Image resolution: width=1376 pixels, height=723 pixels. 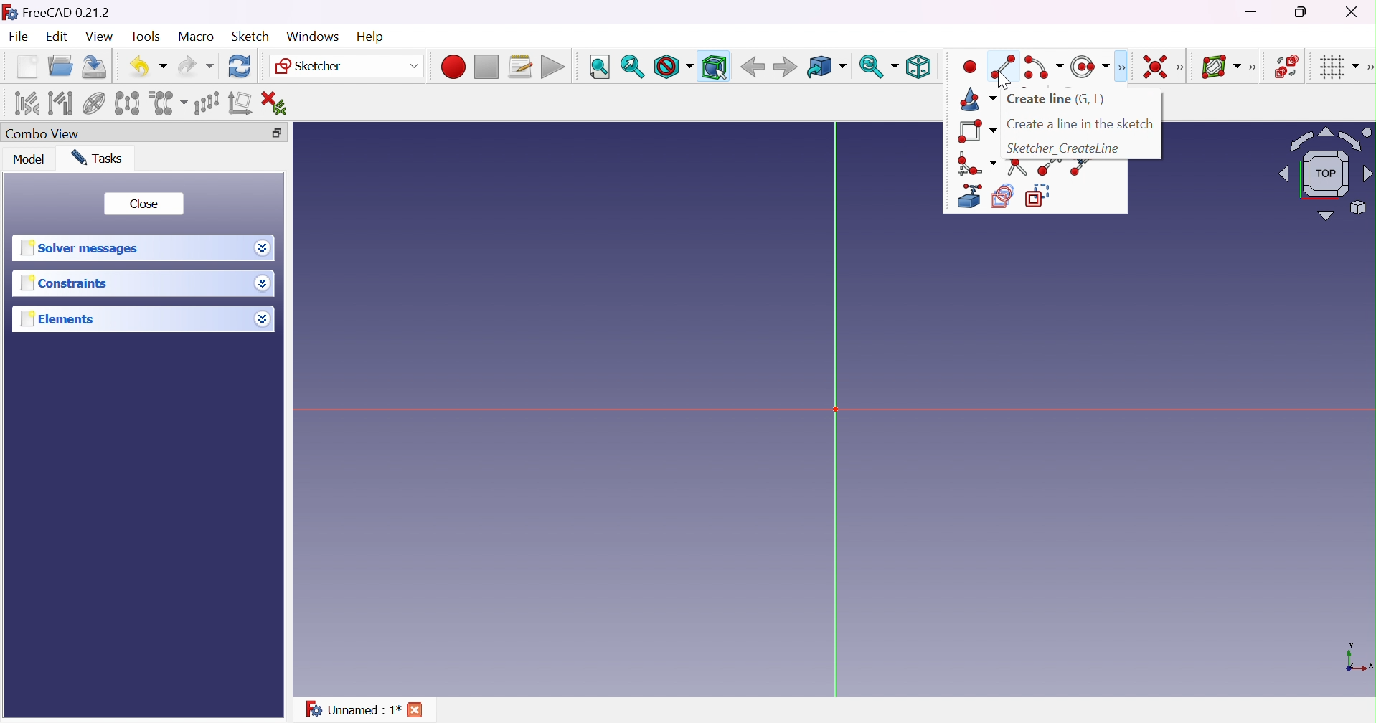 What do you see at coordinates (1222, 67) in the screenshot?
I see `Show/hide B-spline information layer` at bounding box center [1222, 67].